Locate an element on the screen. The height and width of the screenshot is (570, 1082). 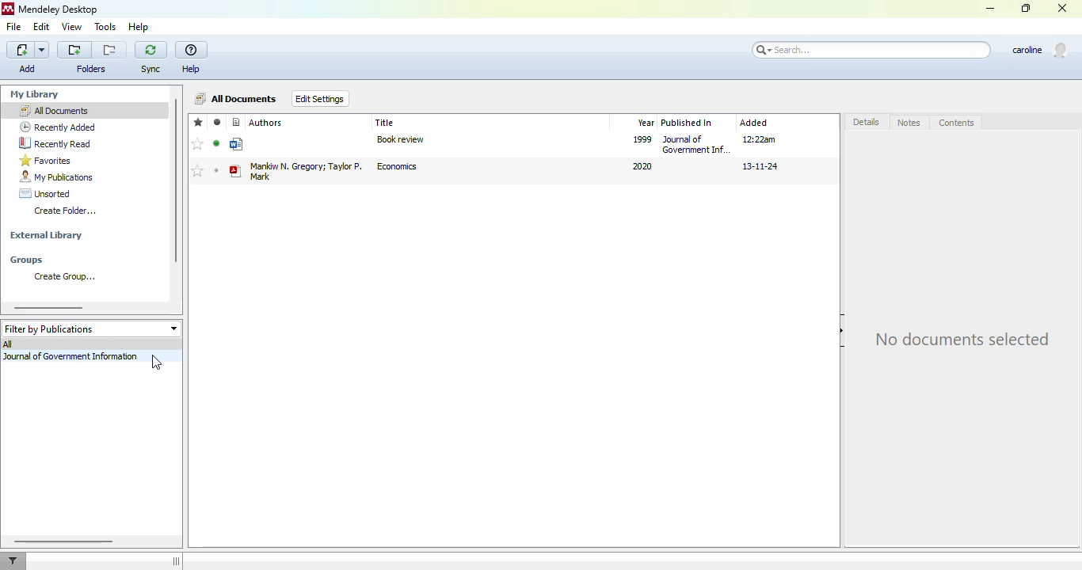
added is located at coordinates (754, 123).